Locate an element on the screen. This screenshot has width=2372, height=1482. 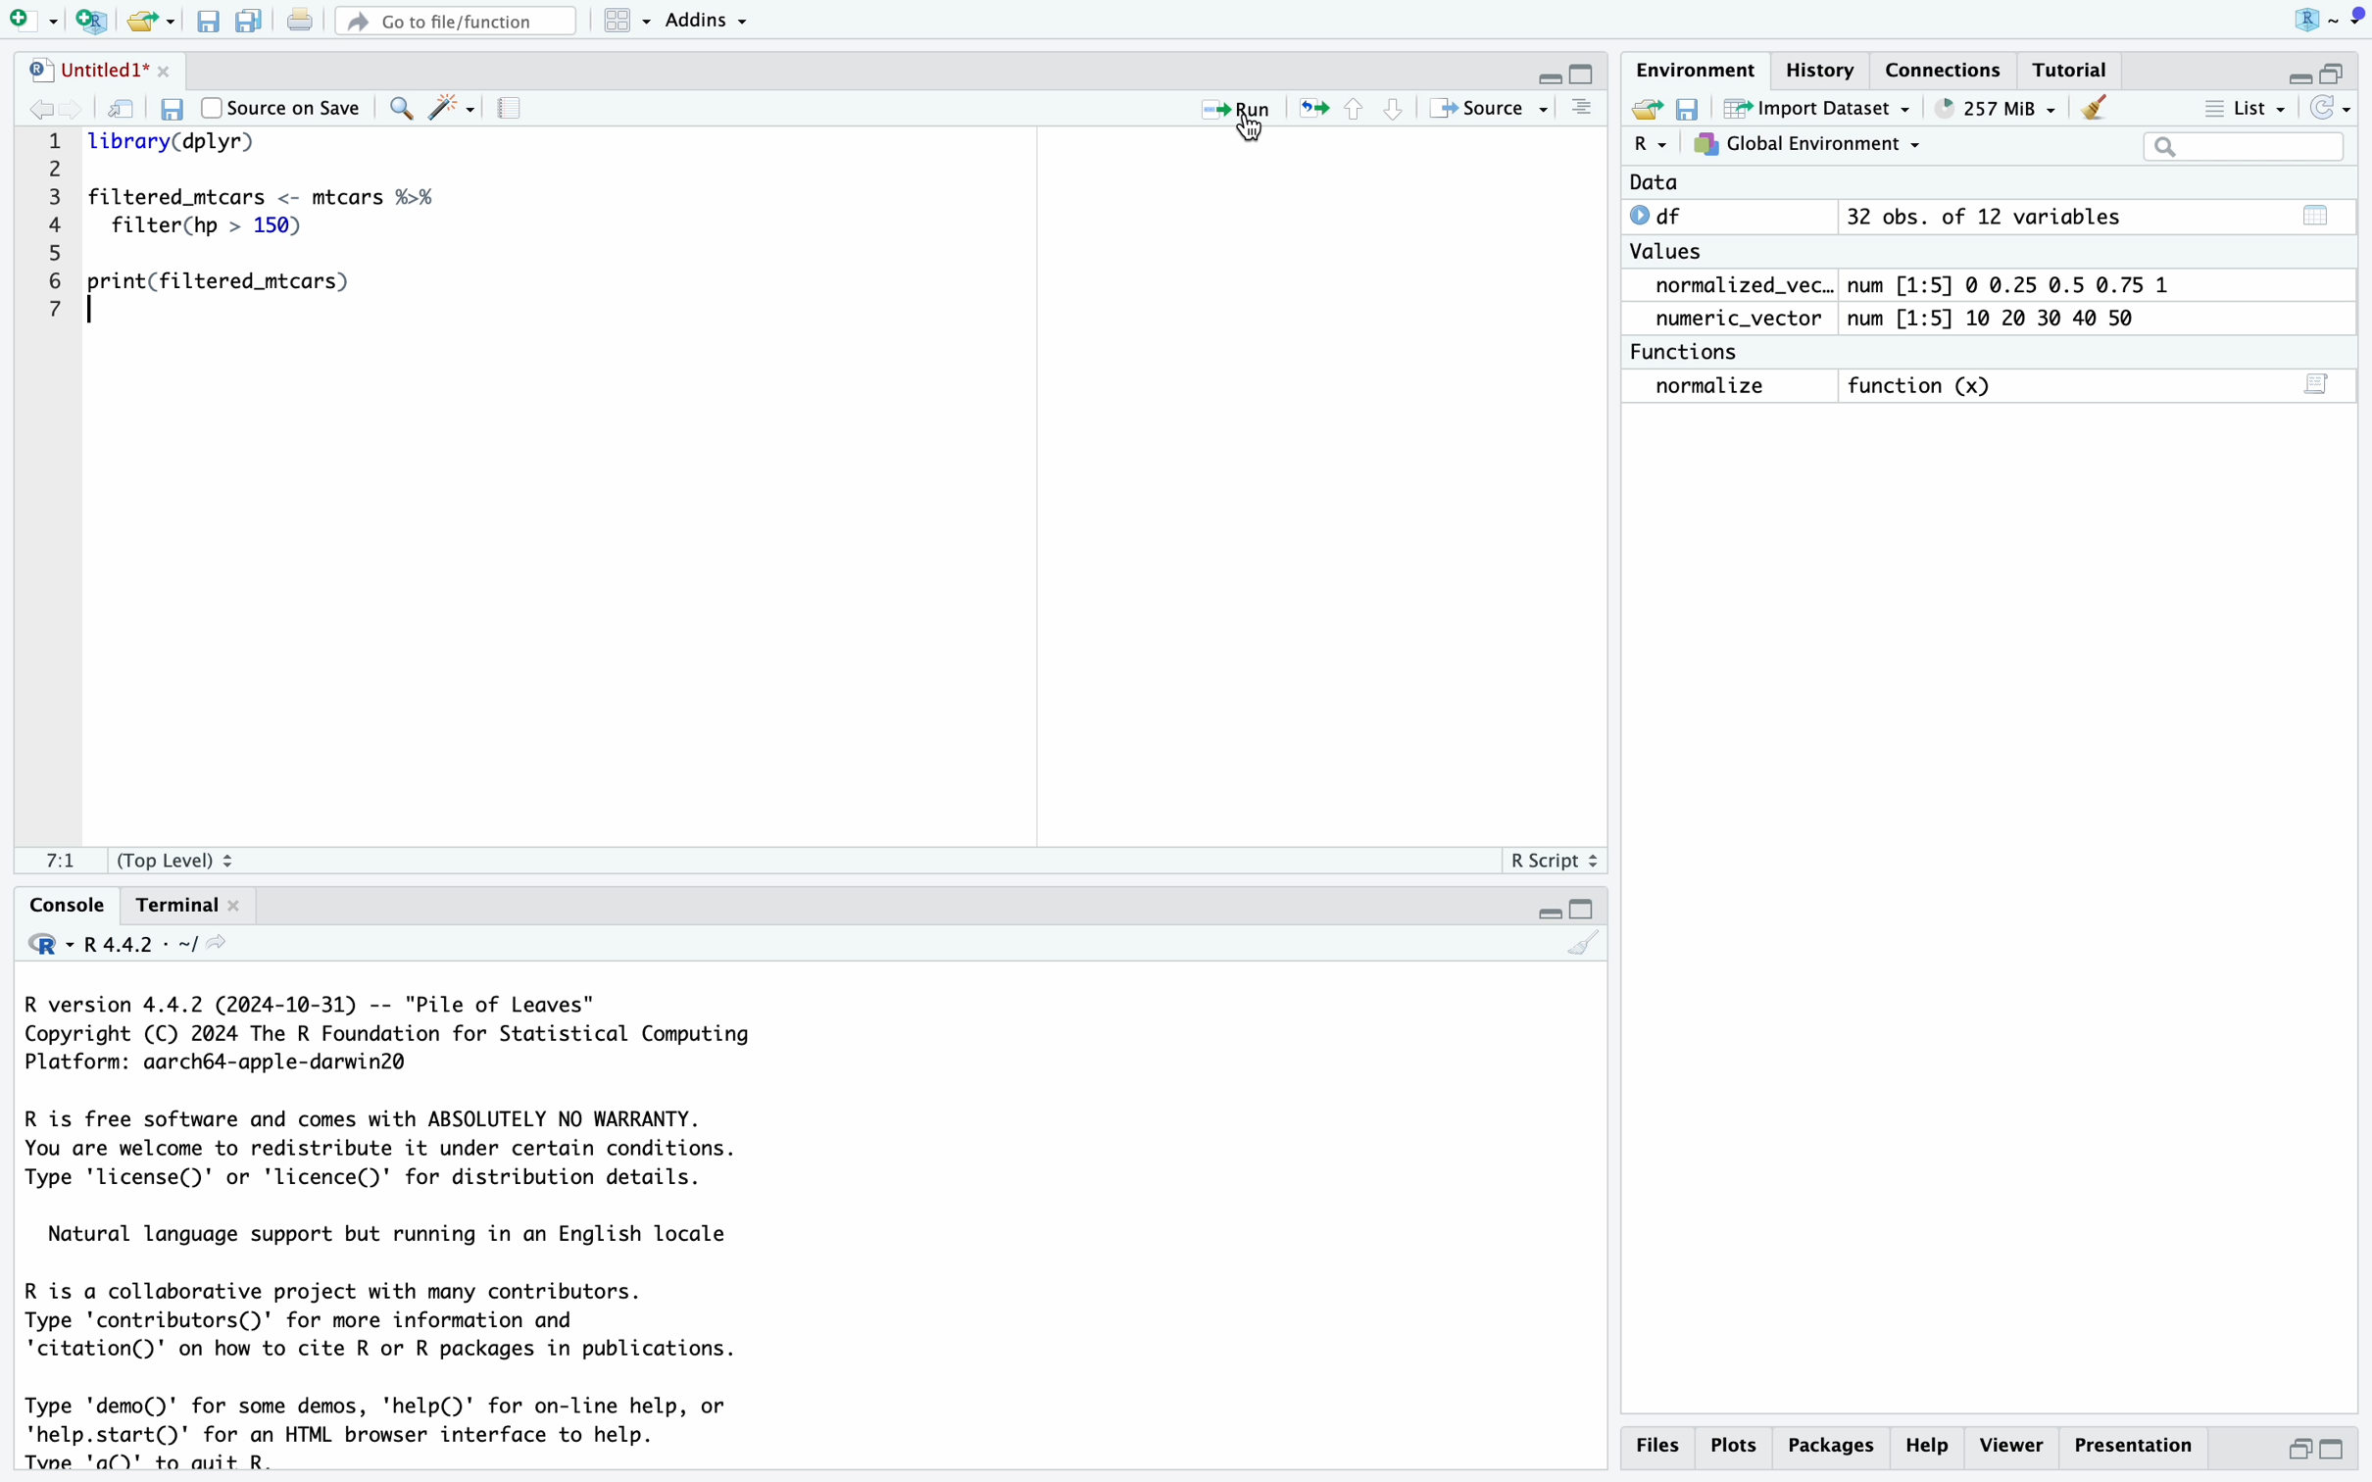
line numbers is located at coordinates (54, 233).